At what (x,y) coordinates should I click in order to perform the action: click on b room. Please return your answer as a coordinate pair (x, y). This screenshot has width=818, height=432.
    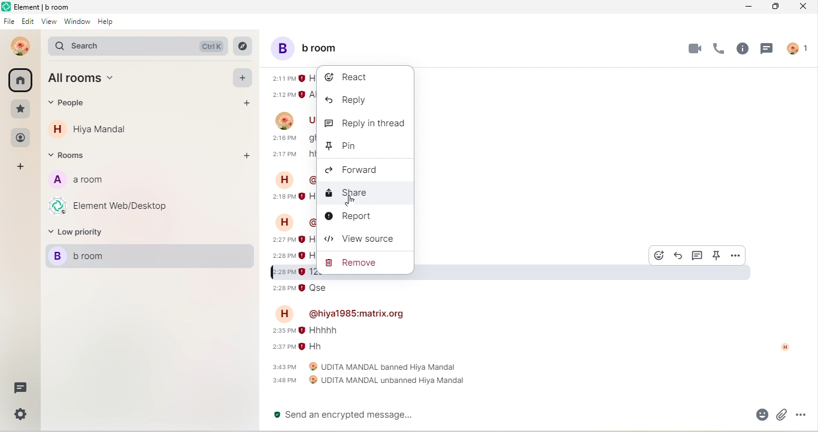
    Looking at the image, I should click on (310, 48).